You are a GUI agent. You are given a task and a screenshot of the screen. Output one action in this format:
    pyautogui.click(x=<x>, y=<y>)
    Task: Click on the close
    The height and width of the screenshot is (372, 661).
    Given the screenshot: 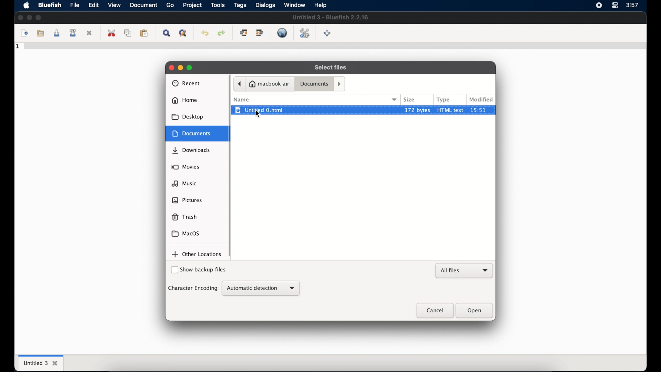 What is the action you would take?
    pyautogui.click(x=170, y=67)
    